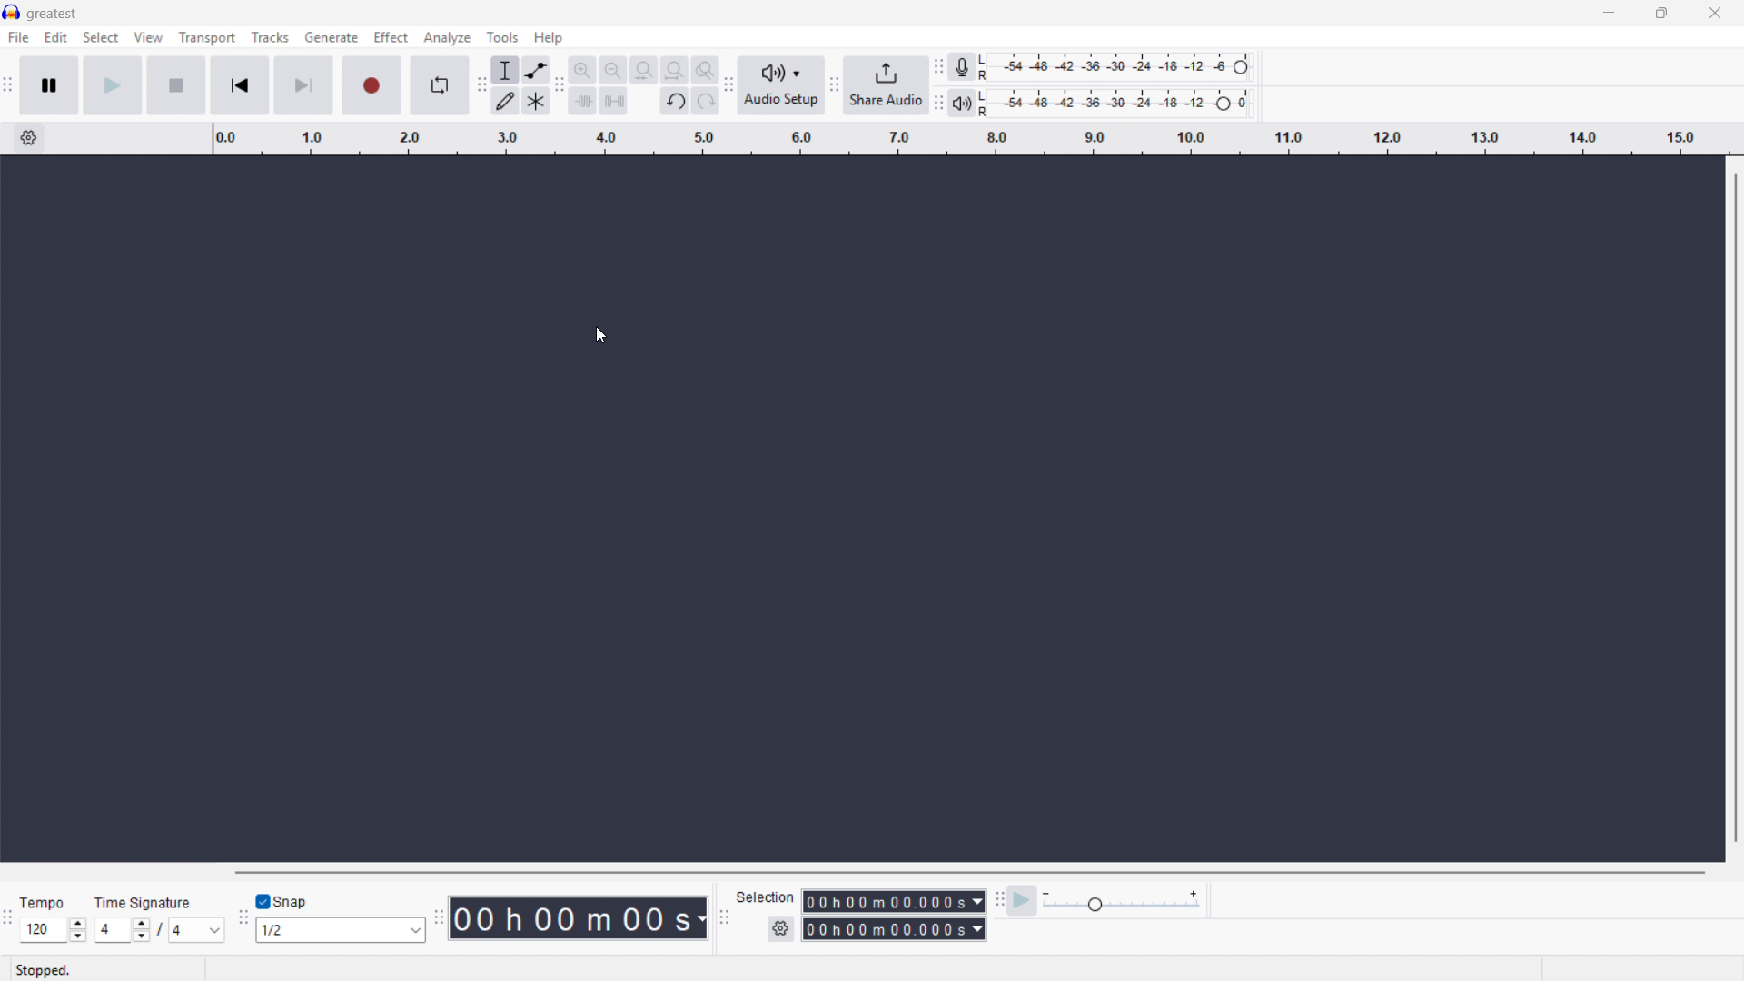 The height and width of the screenshot is (981, 1744). Describe the element at coordinates (1120, 67) in the screenshot. I see `Recording level` at that location.